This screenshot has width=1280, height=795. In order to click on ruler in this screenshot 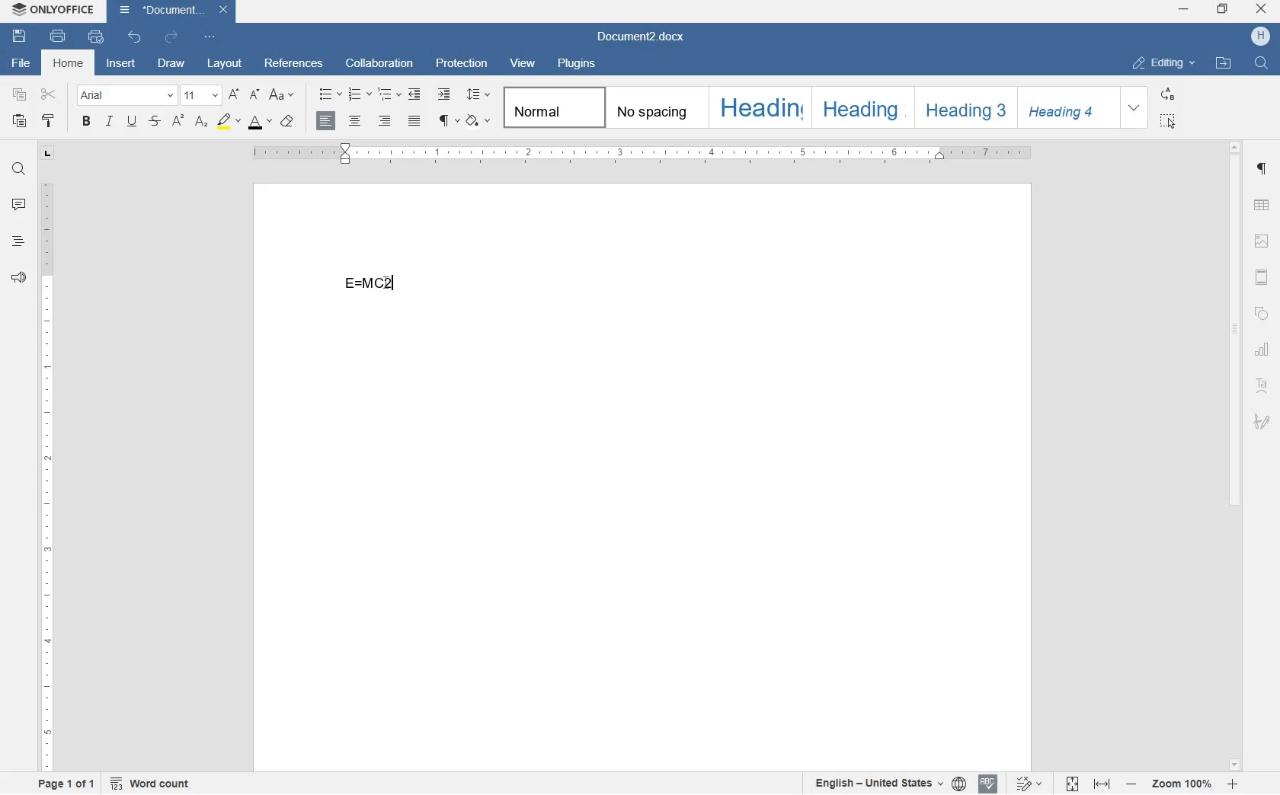, I will do `click(48, 475)`.